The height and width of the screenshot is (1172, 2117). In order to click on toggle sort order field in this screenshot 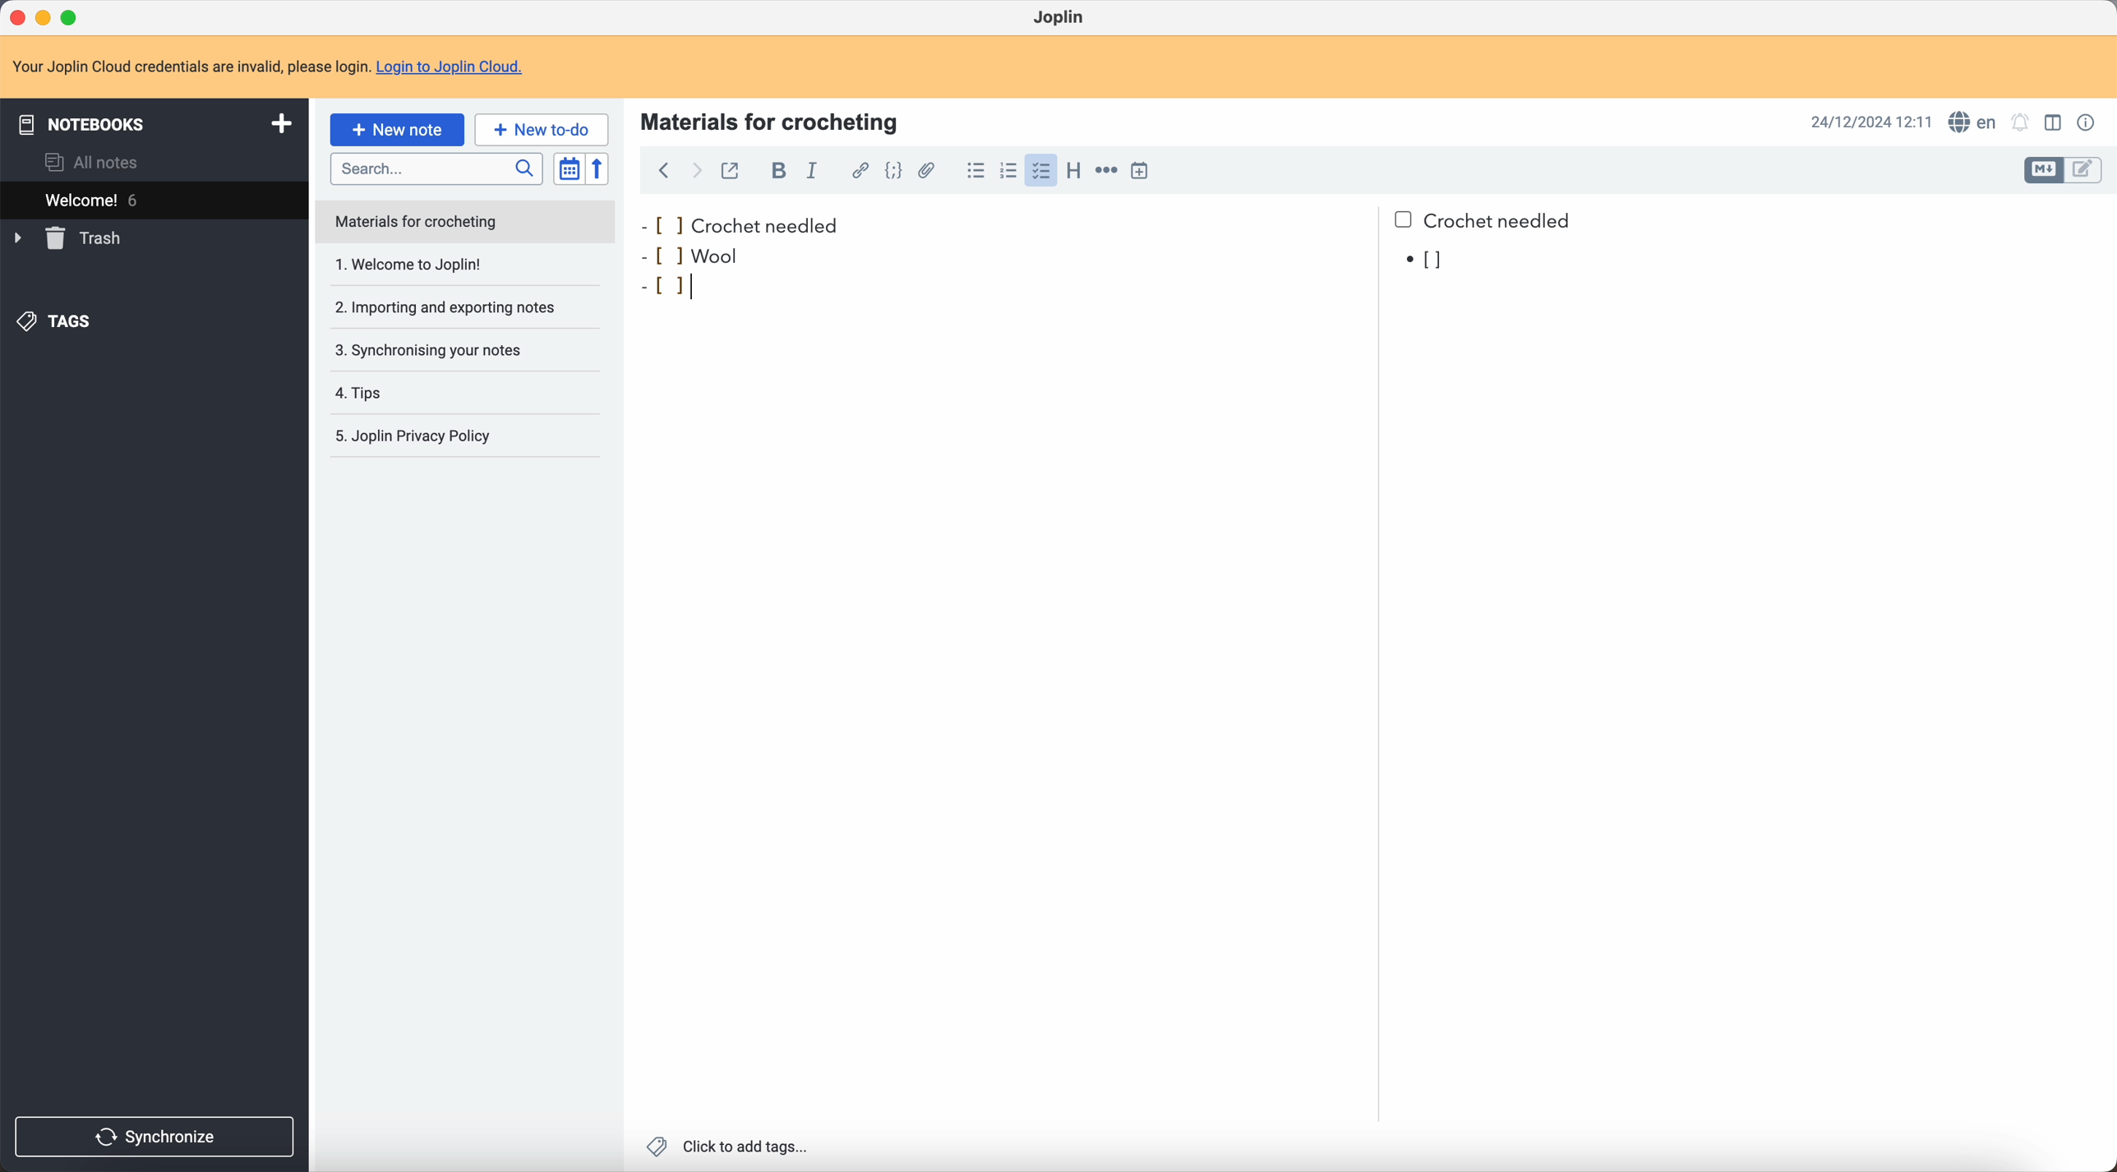, I will do `click(568, 169)`.